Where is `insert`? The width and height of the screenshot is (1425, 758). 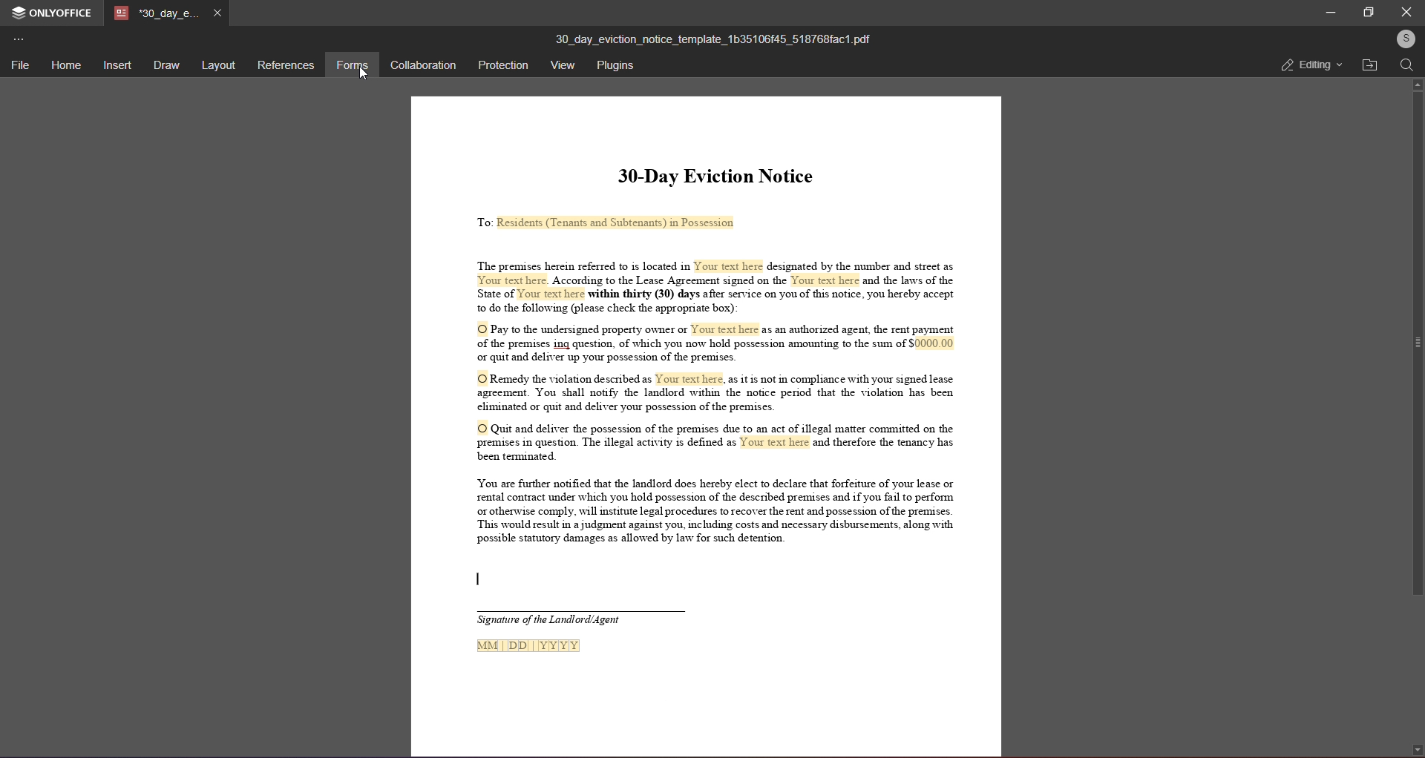 insert is located at coordinates (117, 65).